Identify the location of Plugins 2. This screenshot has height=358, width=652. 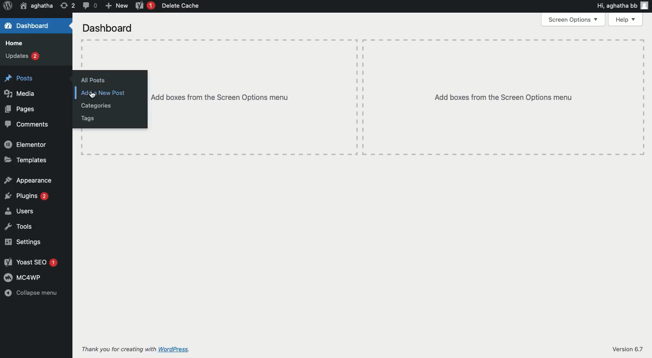
(27, 195).